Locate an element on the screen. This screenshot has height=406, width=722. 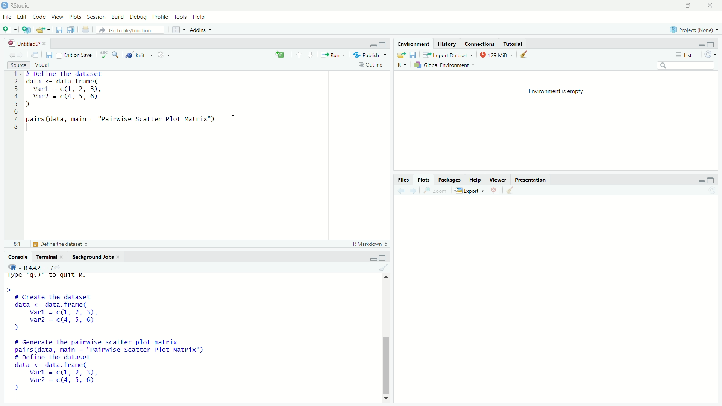
Presentation is located at coordinates (531, 180).